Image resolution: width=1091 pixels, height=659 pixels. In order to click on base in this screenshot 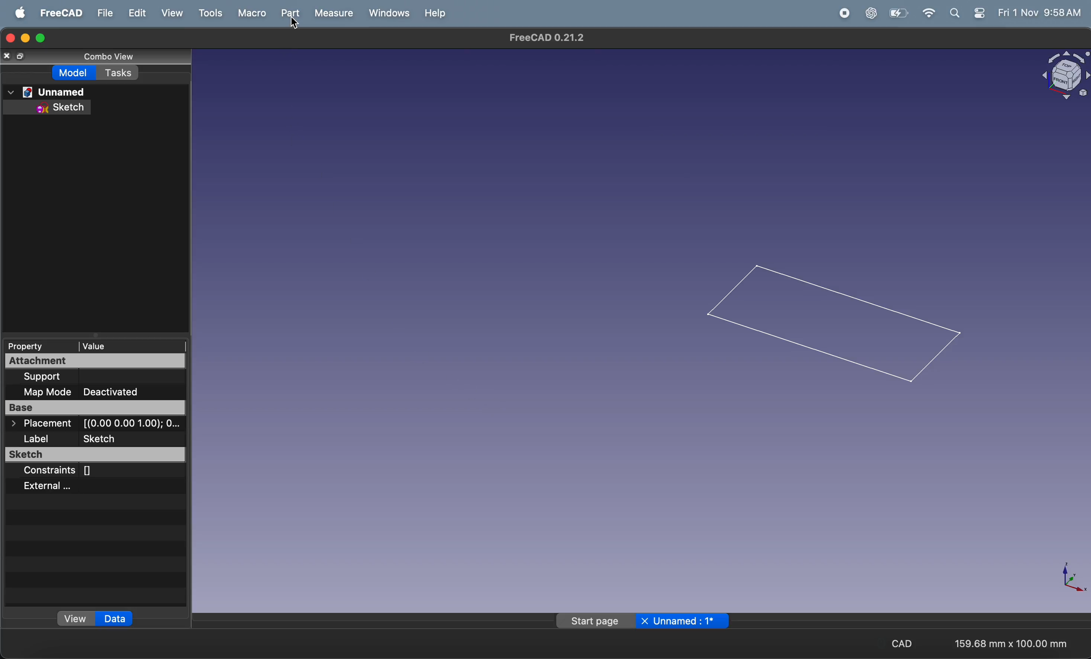, I will do `click(94, 409)`.